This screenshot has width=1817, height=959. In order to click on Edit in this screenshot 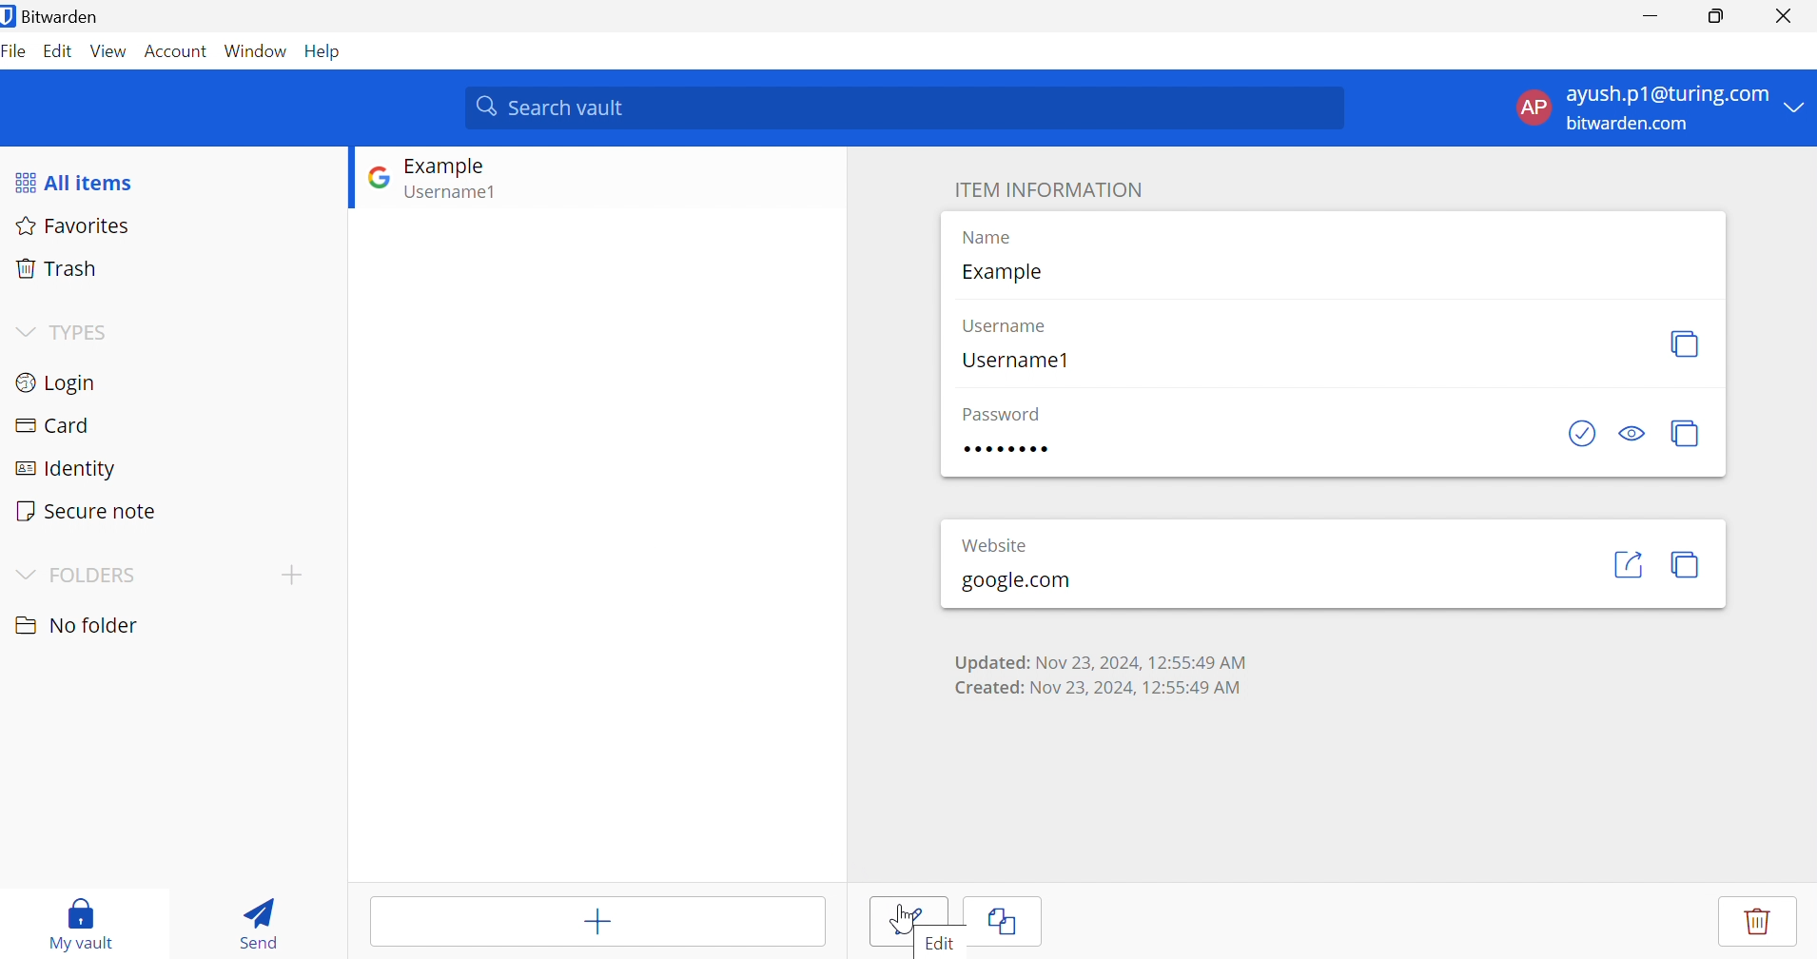, I will do `click(909, 921)`.